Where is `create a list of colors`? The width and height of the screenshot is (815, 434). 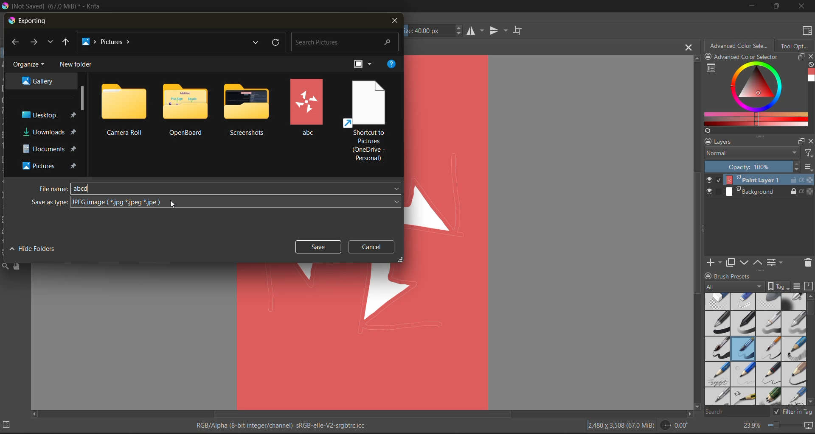
create a list of colors is located at coordinates (708, 131).